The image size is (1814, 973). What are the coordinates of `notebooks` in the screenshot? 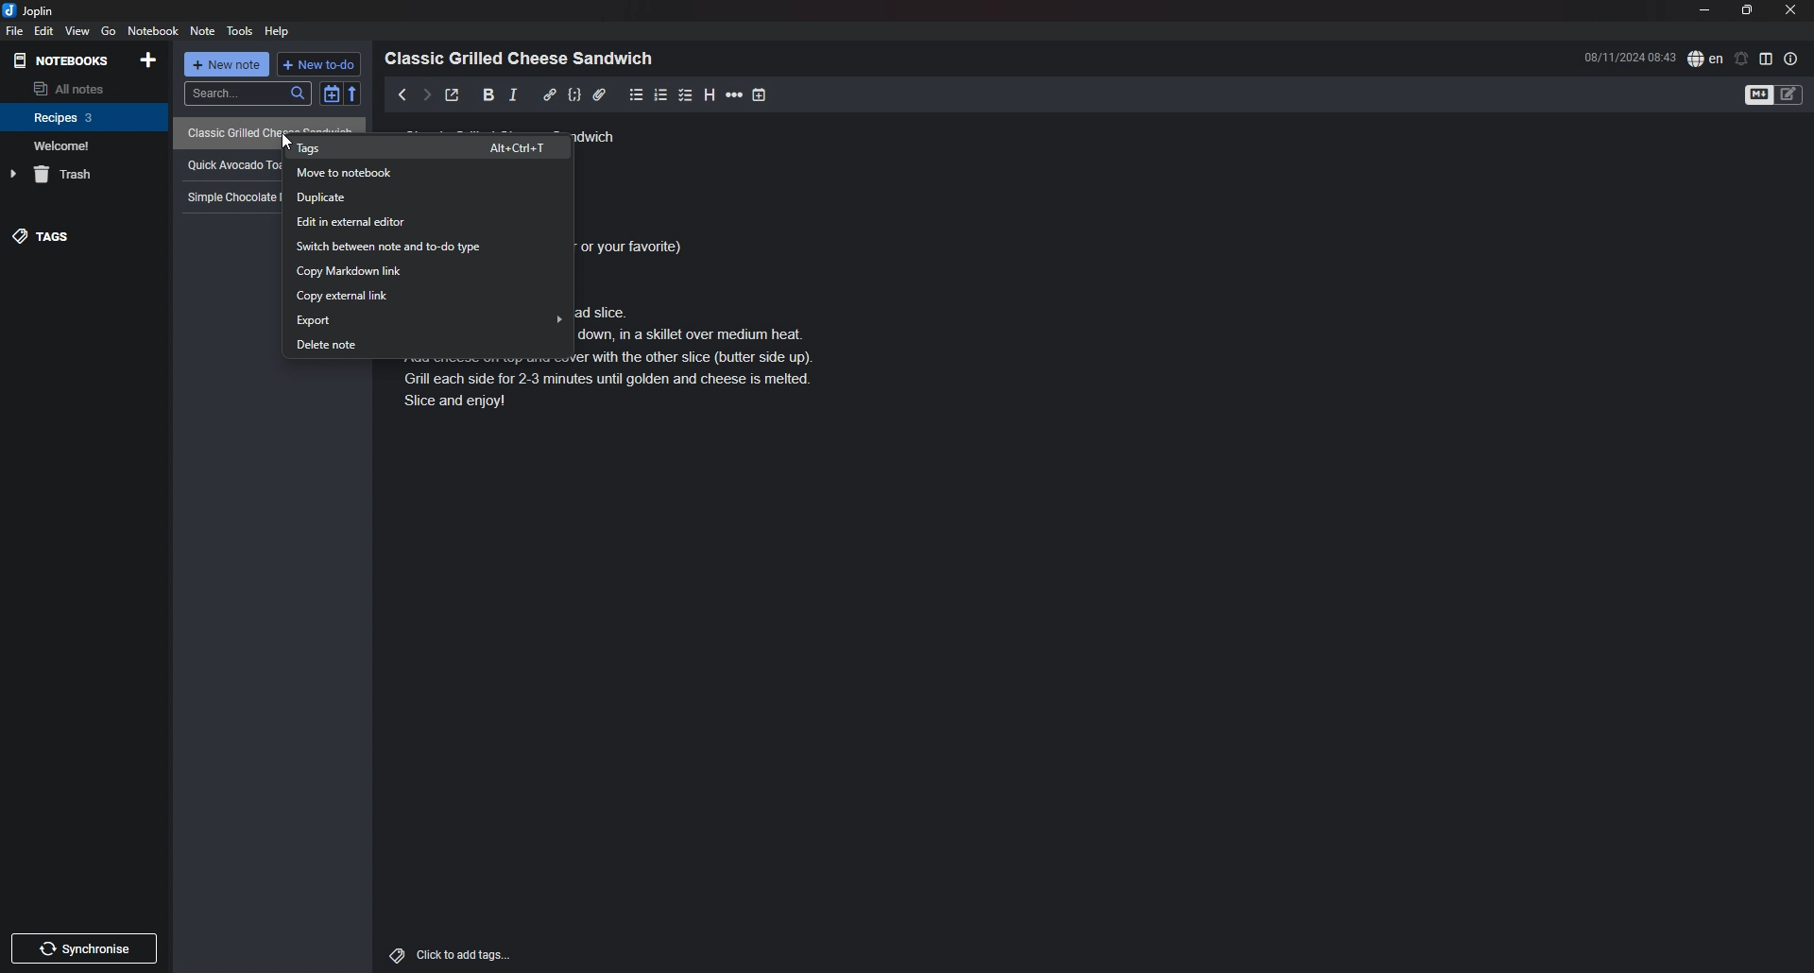 It's located at (63, 60).